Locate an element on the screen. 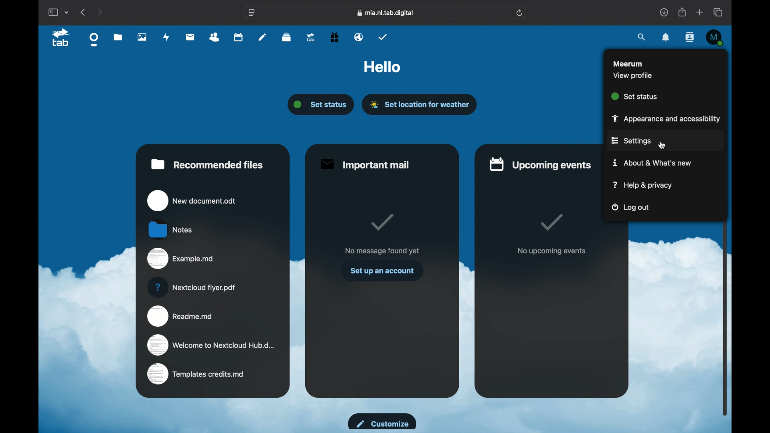  help and privacy is located at coordinates (642, 185).